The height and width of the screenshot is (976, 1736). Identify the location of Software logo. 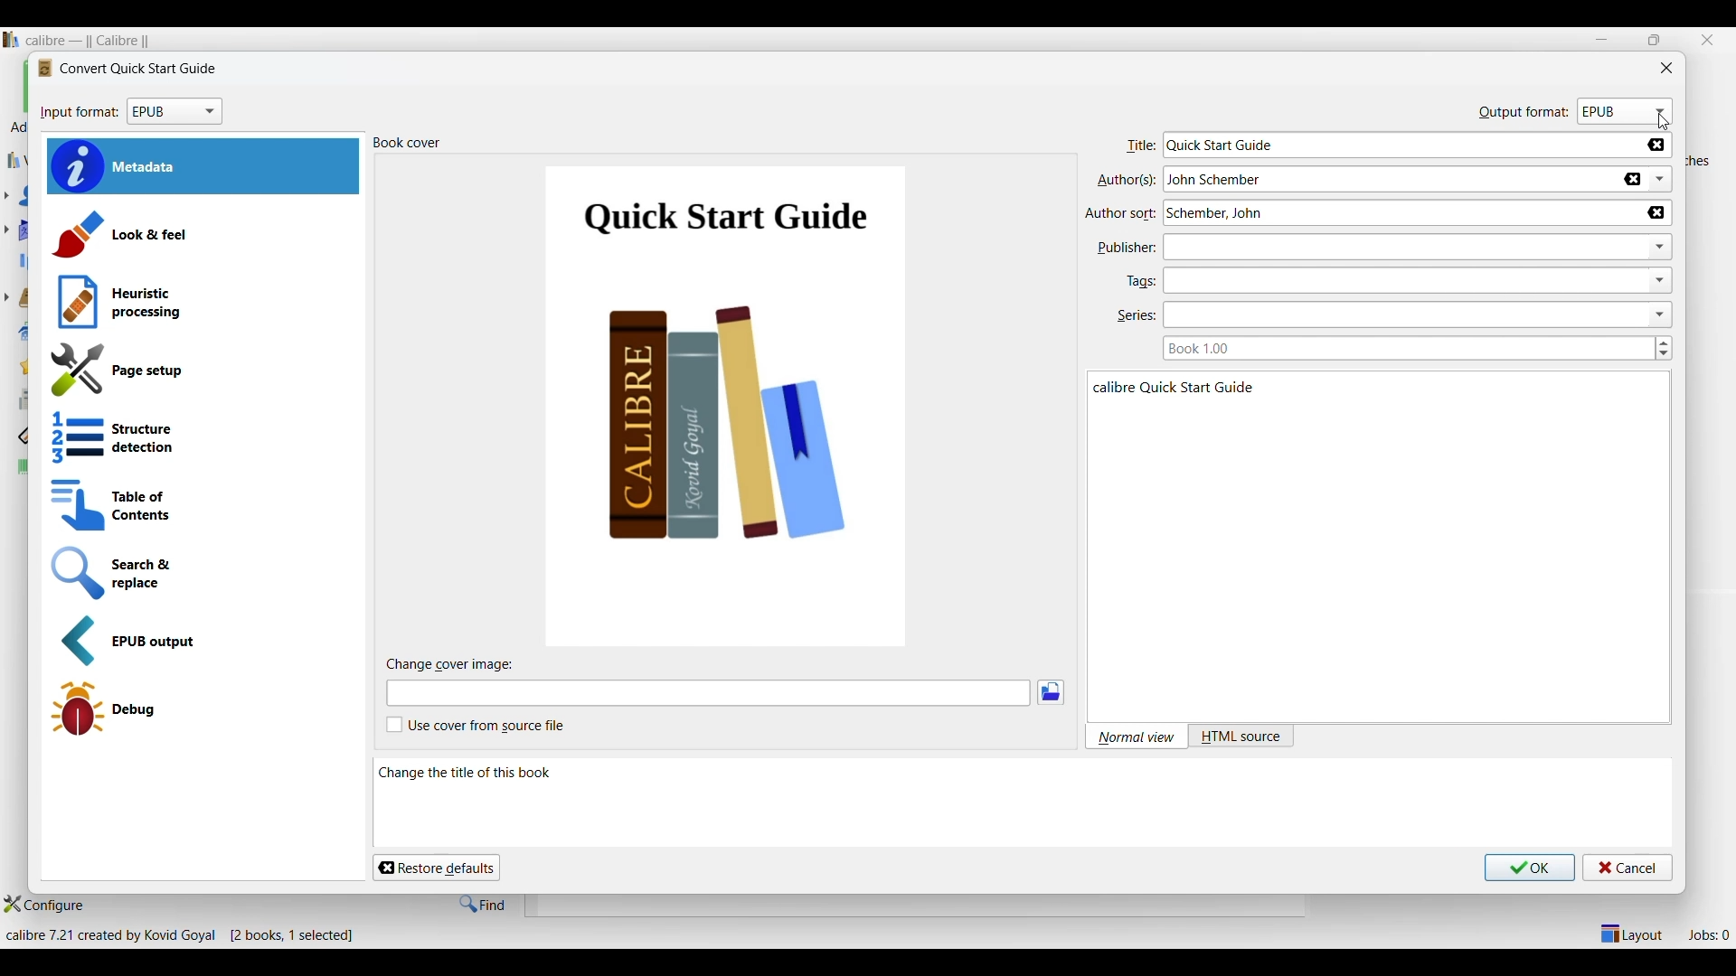
(11, 40).